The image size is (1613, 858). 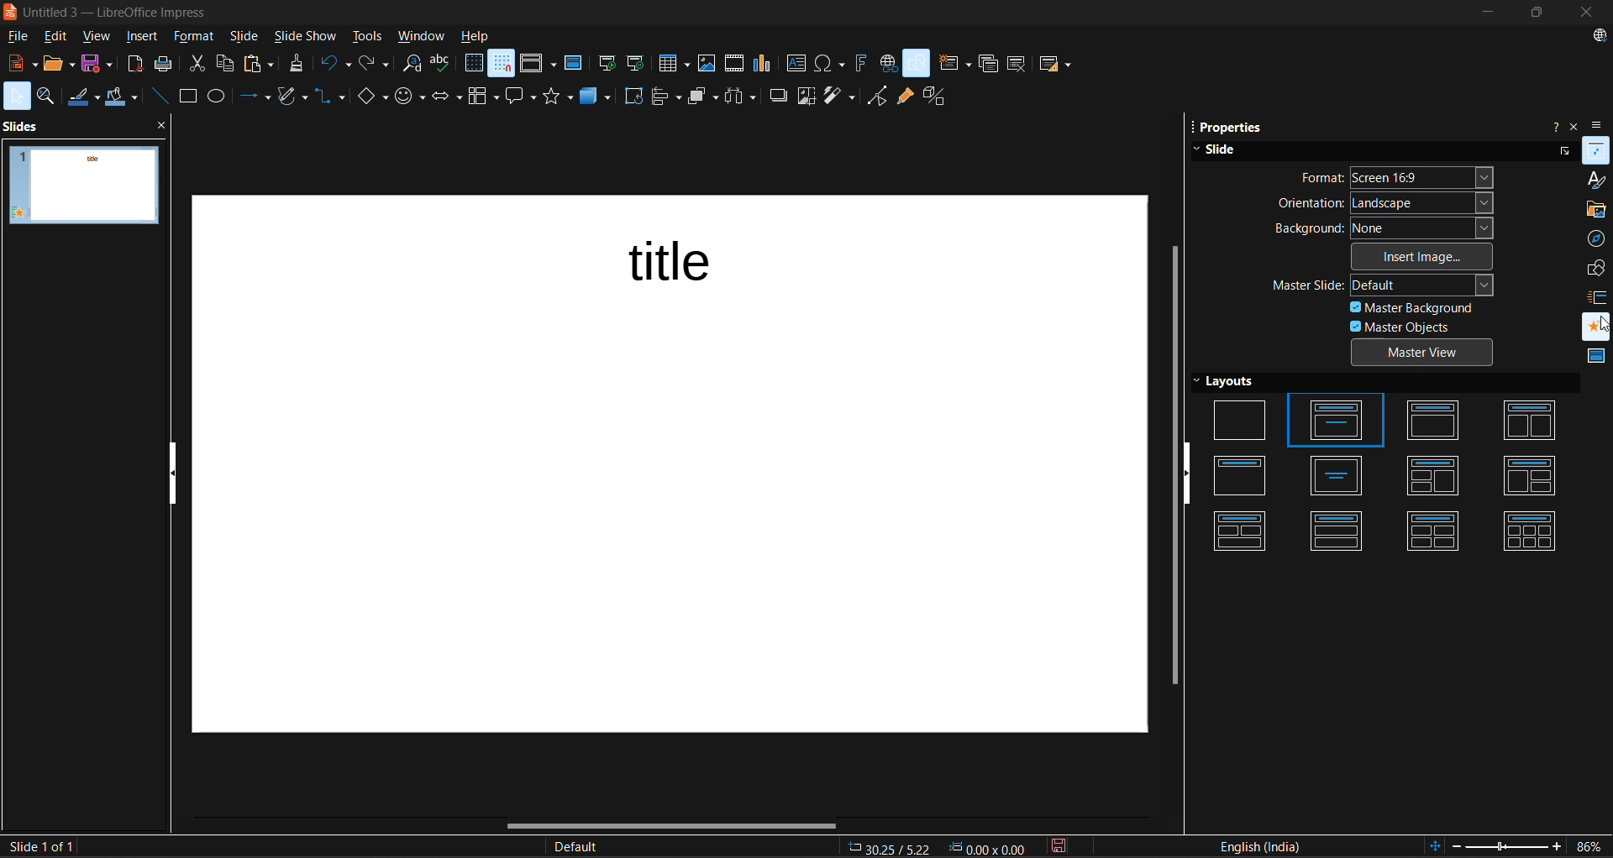 I want to click on find and replace, so click(x=413, y=65).